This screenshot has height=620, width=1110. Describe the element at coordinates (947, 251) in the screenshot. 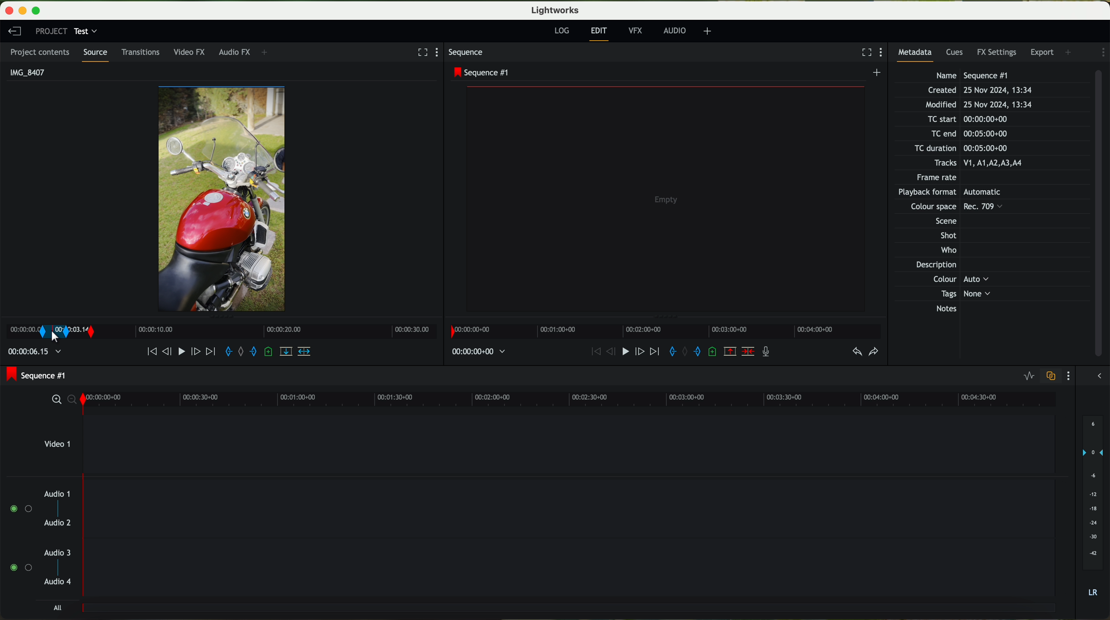

I see `Who` at that location.